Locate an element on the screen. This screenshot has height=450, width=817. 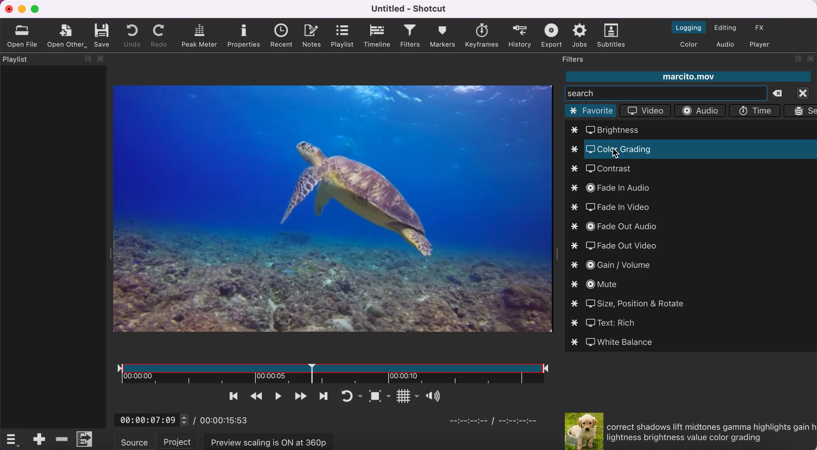
 is located at coordinates (398, 395).